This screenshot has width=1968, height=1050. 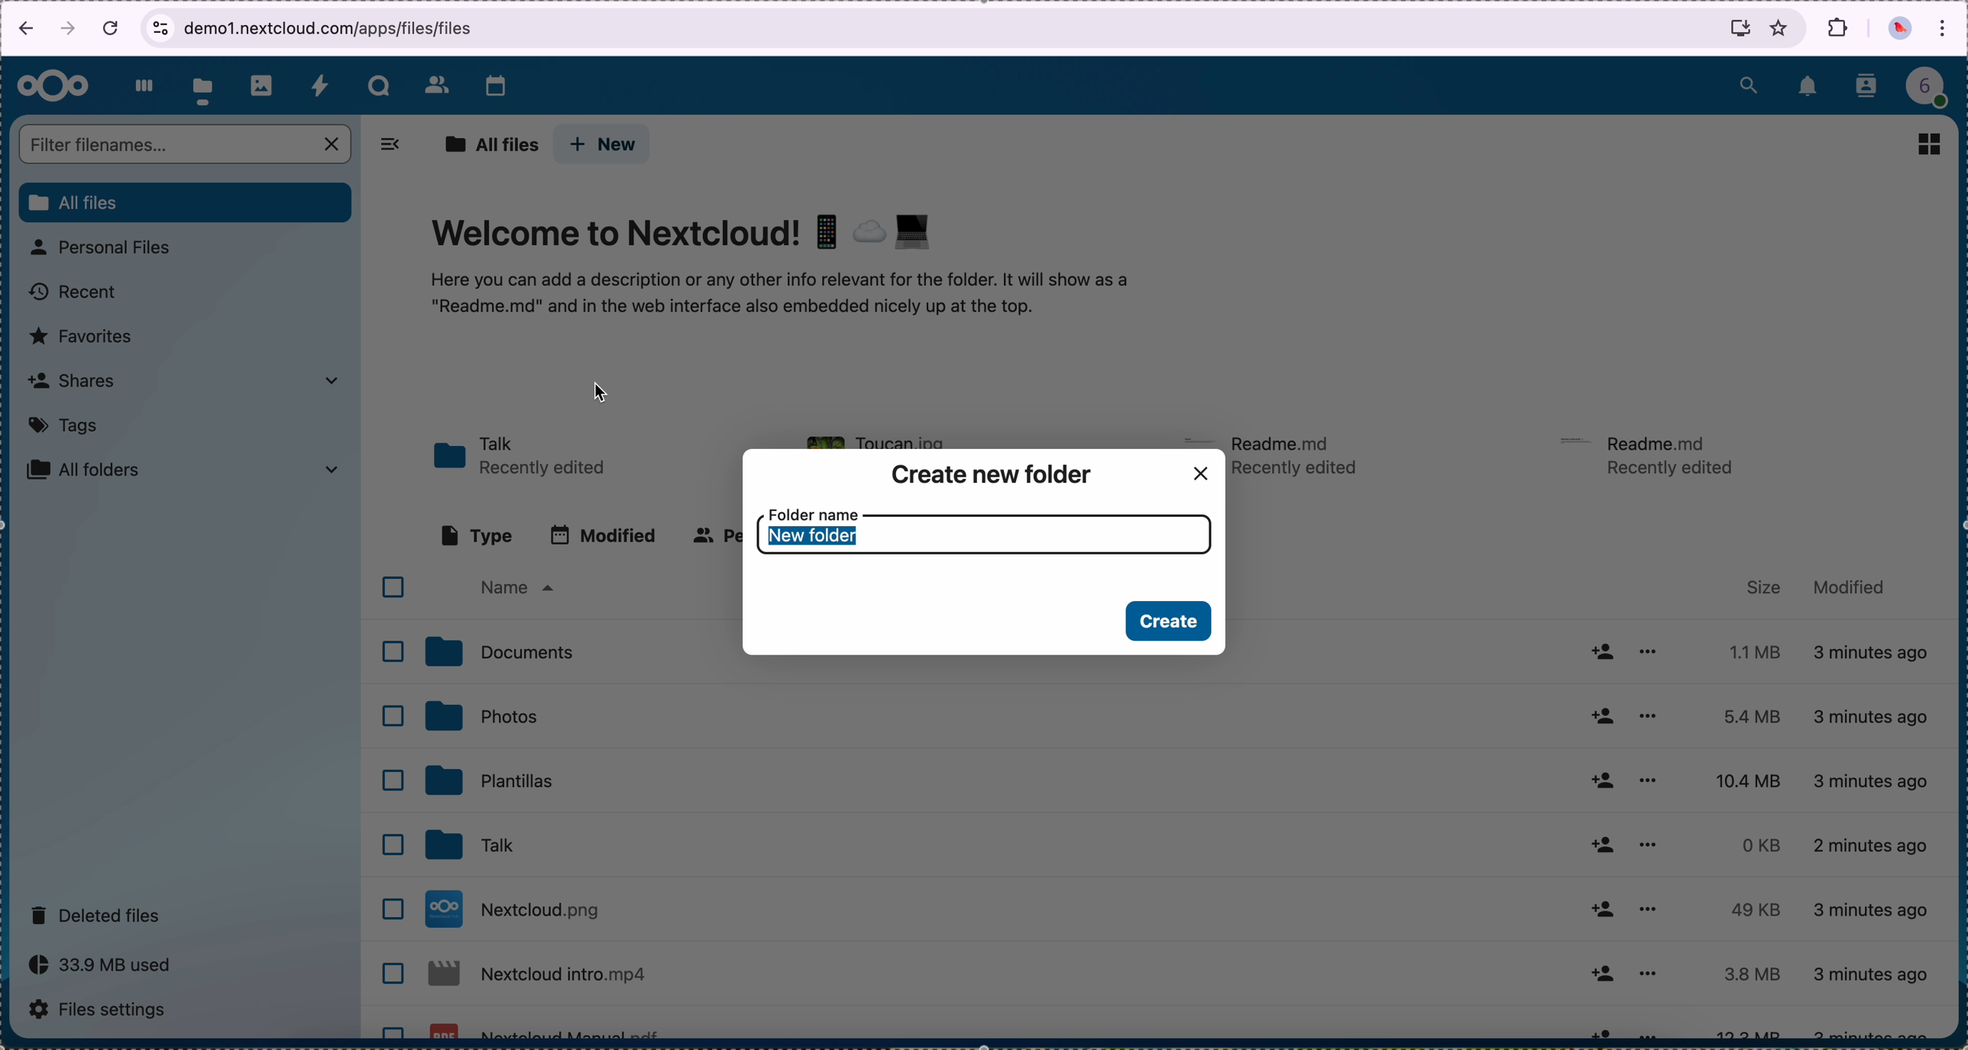 I want to click on modified, so click(x=604, y=535).